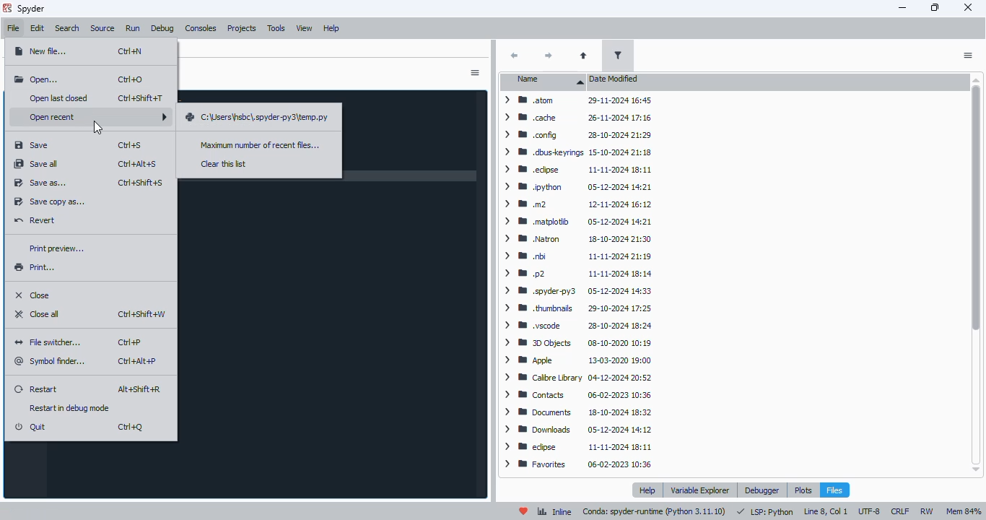 The image size is (986, 520). I want to click on filter, so click(619, 55).